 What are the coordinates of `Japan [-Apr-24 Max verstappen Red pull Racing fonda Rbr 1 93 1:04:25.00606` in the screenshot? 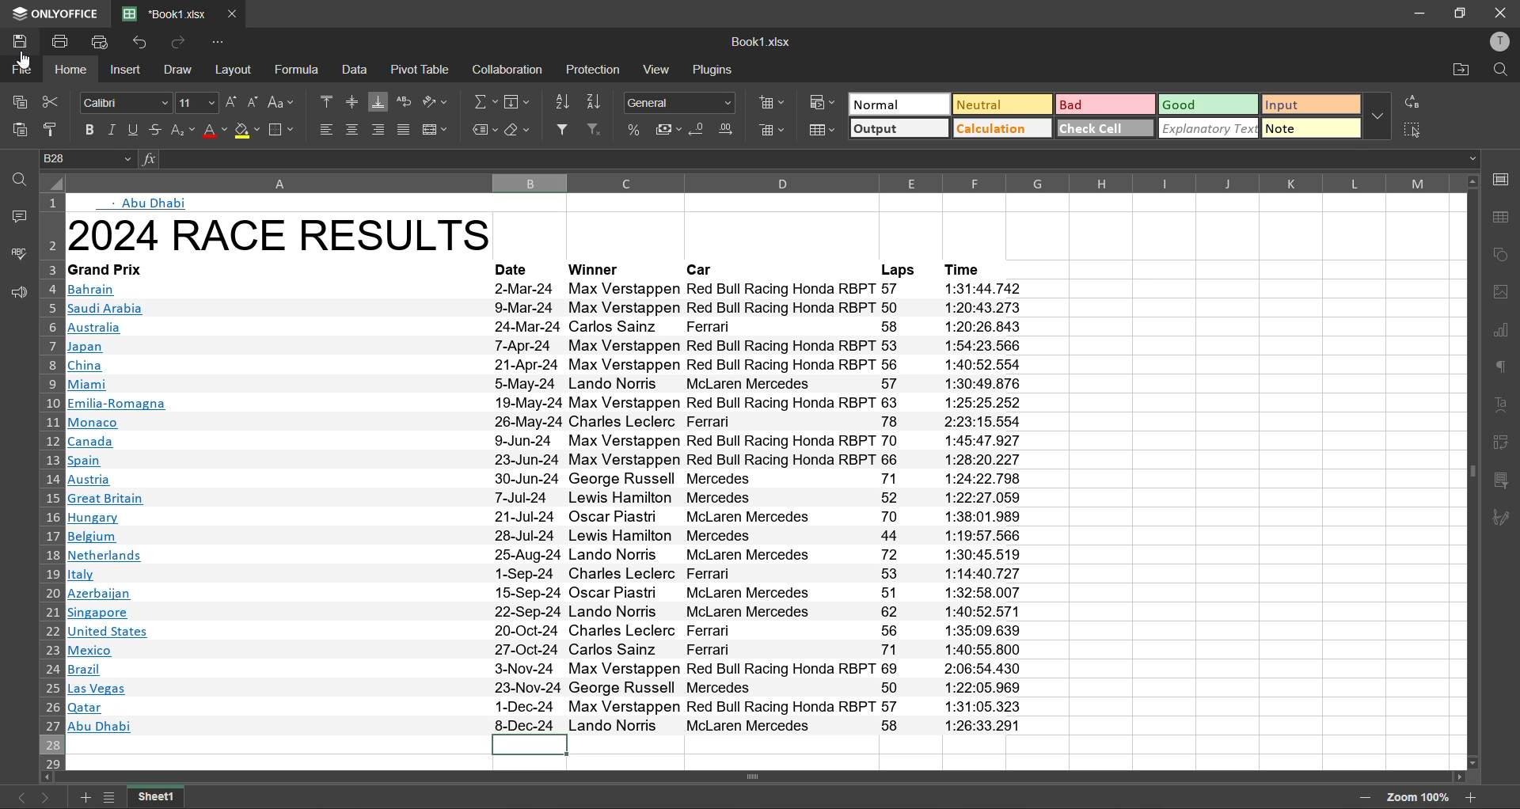 It's located at (549, 348).